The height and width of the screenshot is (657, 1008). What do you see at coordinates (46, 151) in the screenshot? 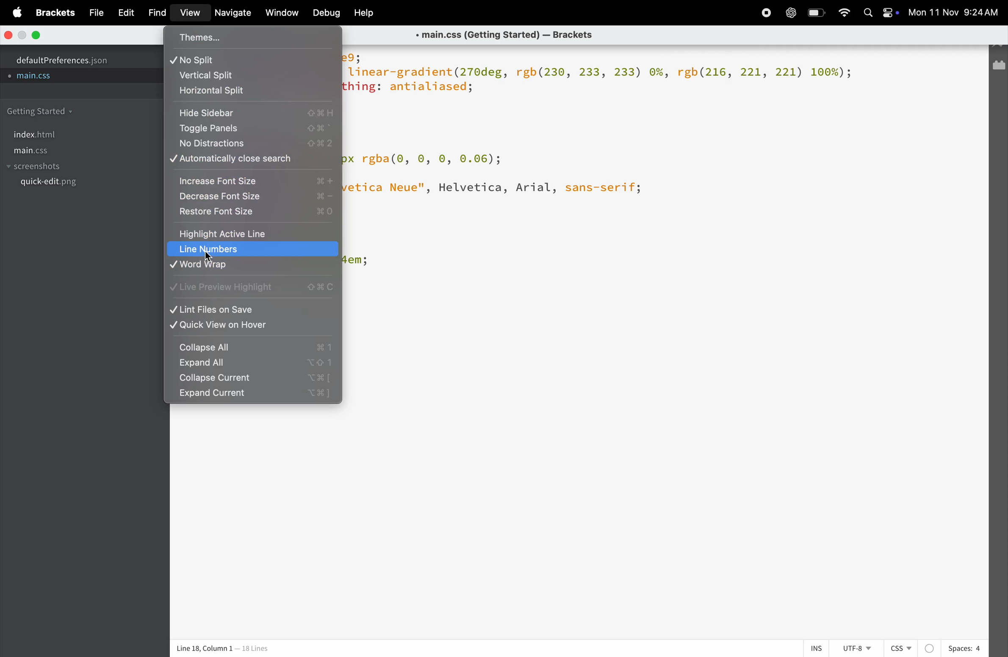
I see `main.css` at bounding box center [46, 151].